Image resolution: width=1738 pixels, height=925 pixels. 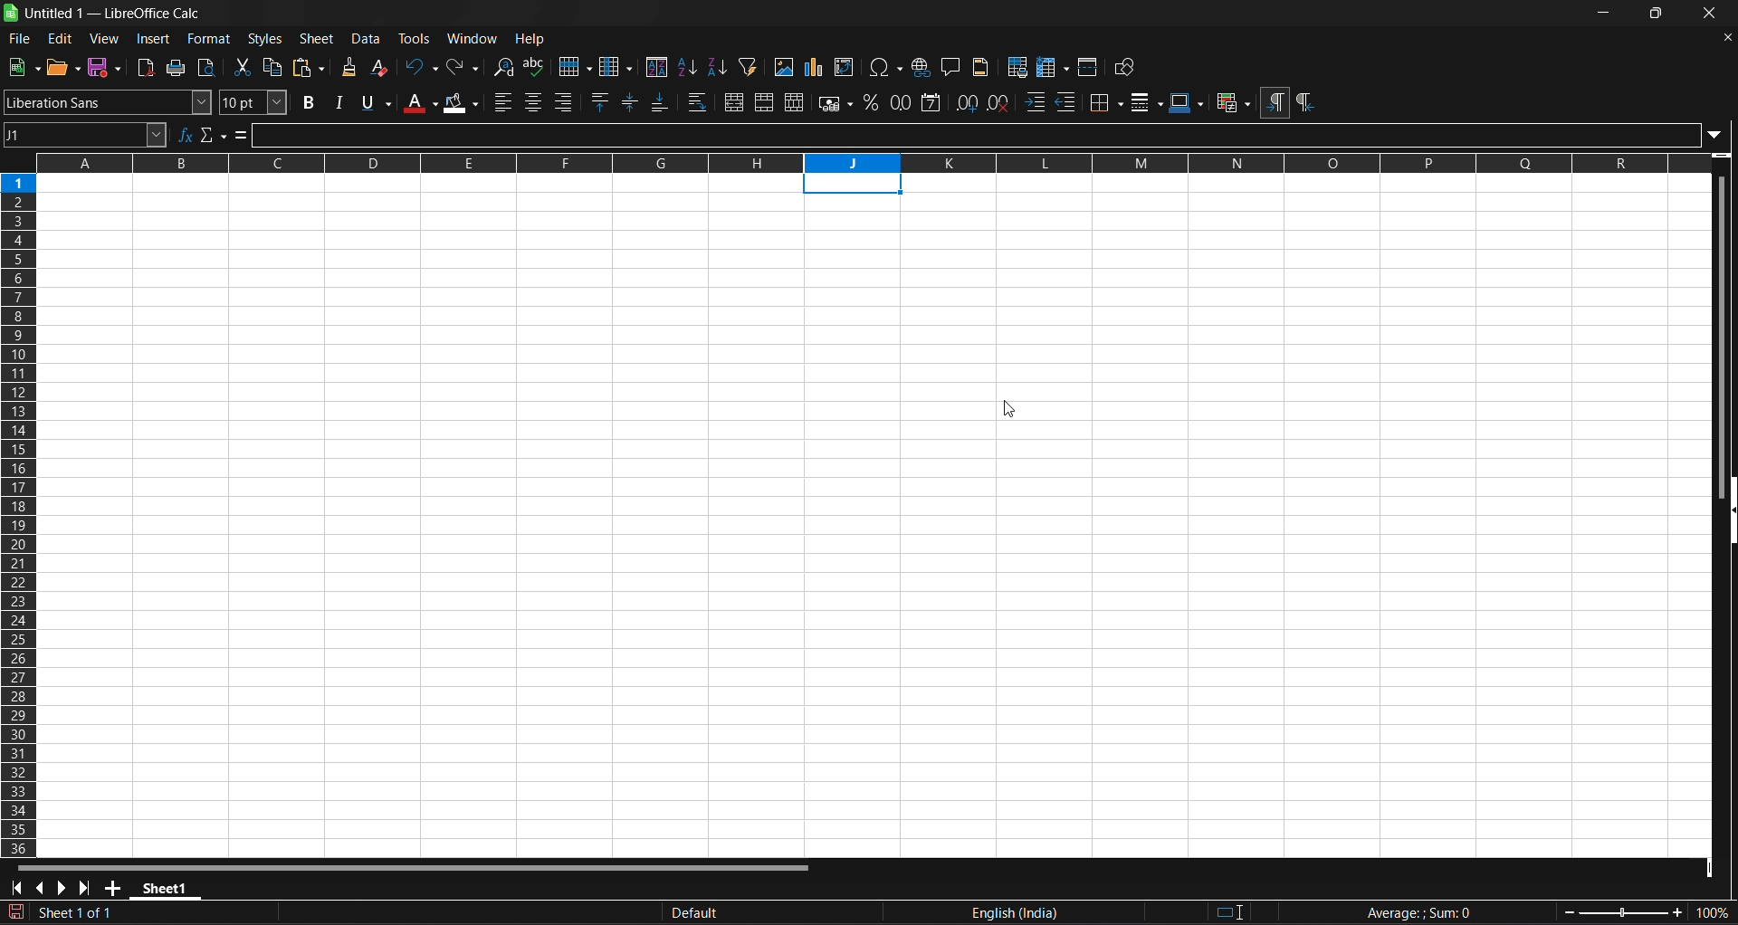 What do you see at coordinates (1105, 100) in the screenshot?
I see `borders` at bounding box center [1105, 100].